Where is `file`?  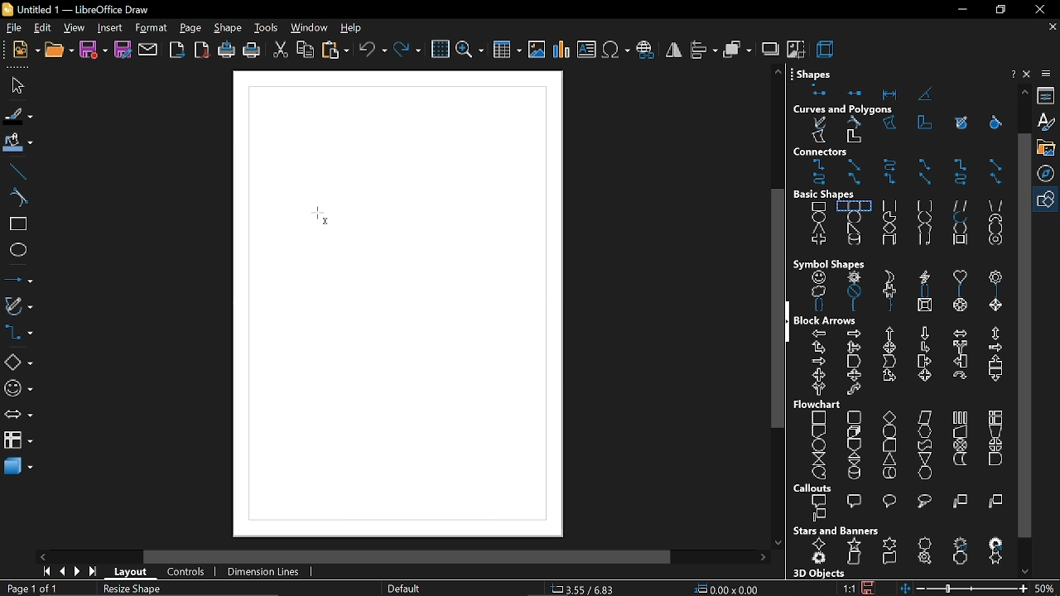
file is located at coordinates (12, 29).